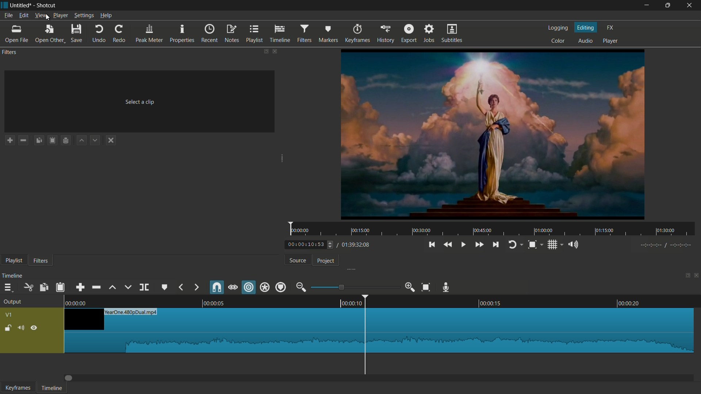  I want to click on toggle play or pause, so click(463, 245).